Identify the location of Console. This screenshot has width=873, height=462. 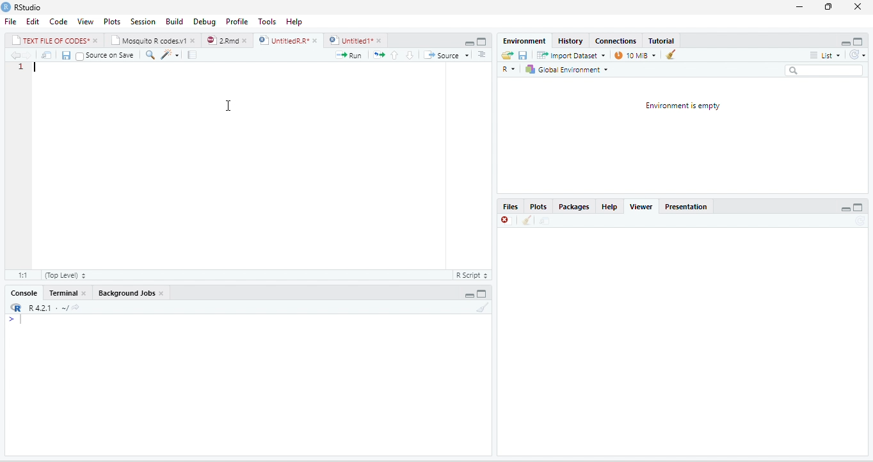
(22, 293).